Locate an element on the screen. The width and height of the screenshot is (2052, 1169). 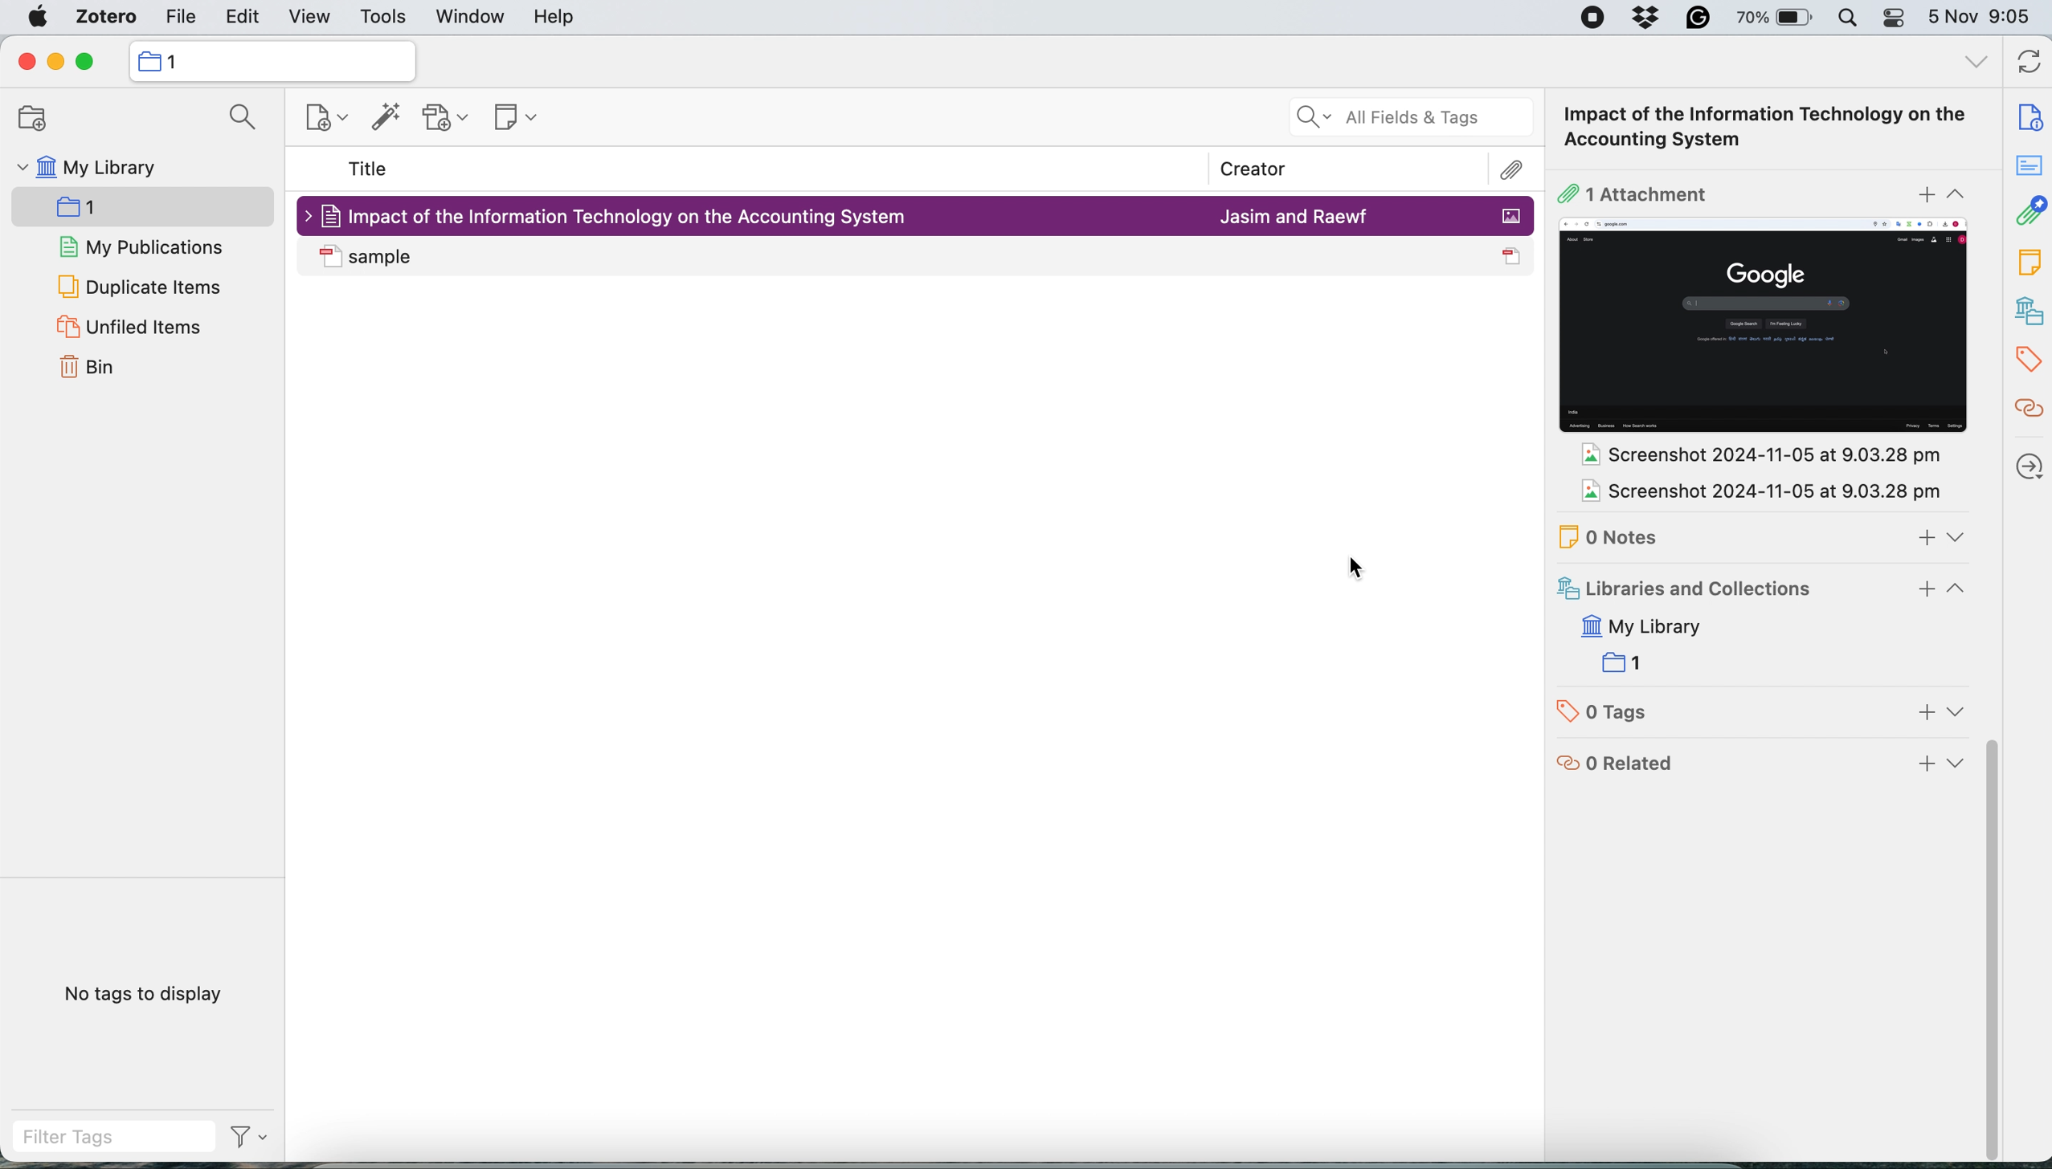
sample is located at coordinates (918, 257).